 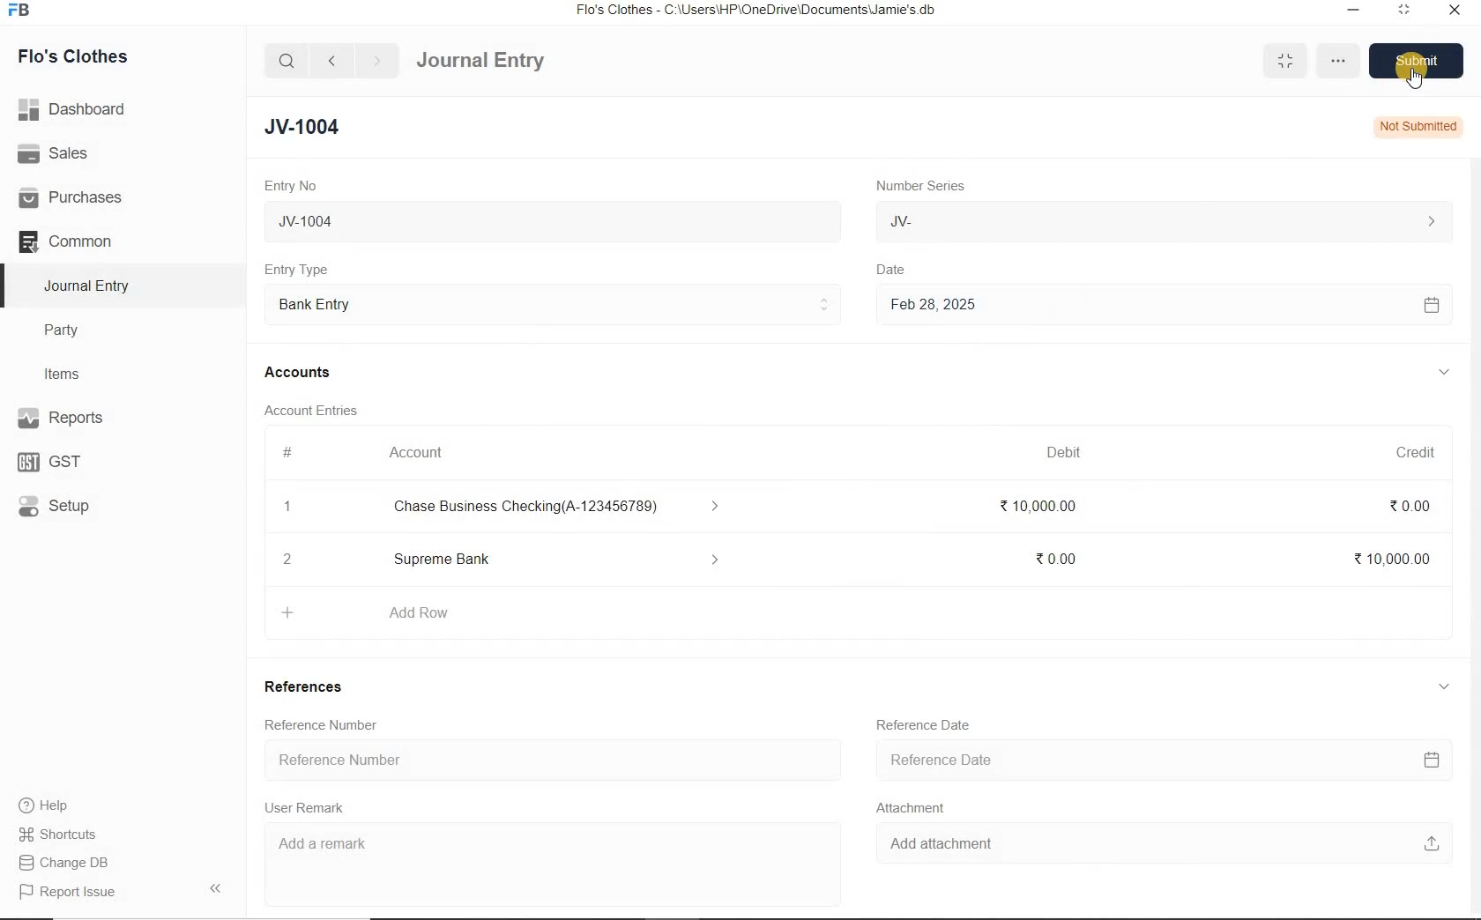 I want to click on #, so click(x=288, y=452).